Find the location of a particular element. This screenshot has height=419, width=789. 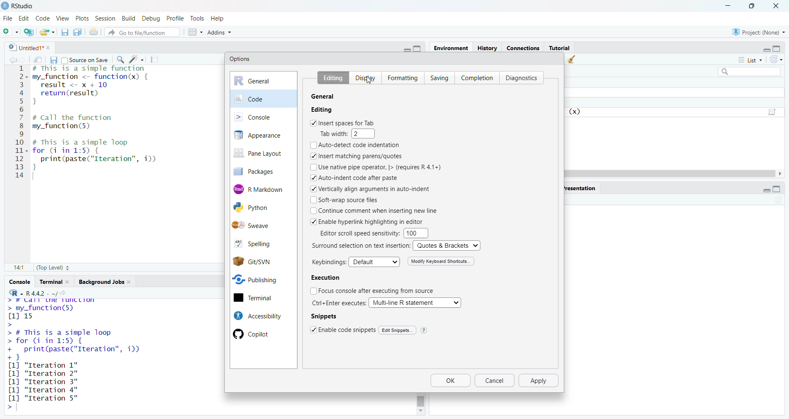

typing cursor is located at coordinates (36, 177).